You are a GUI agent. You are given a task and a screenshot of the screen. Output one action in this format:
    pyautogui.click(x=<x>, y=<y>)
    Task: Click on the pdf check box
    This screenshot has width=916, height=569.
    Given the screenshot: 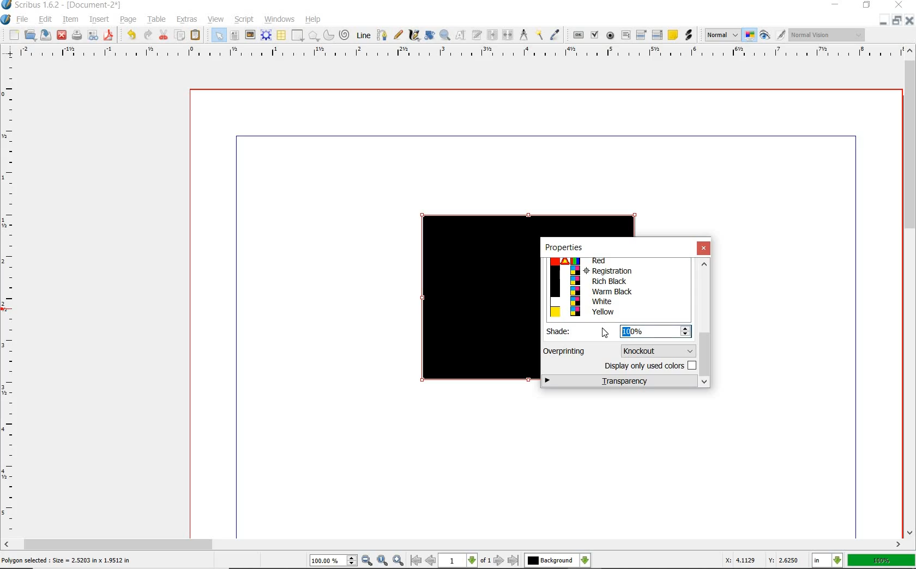 What is the action you would take?
    pyautogui.click(x=594, y=35)
    